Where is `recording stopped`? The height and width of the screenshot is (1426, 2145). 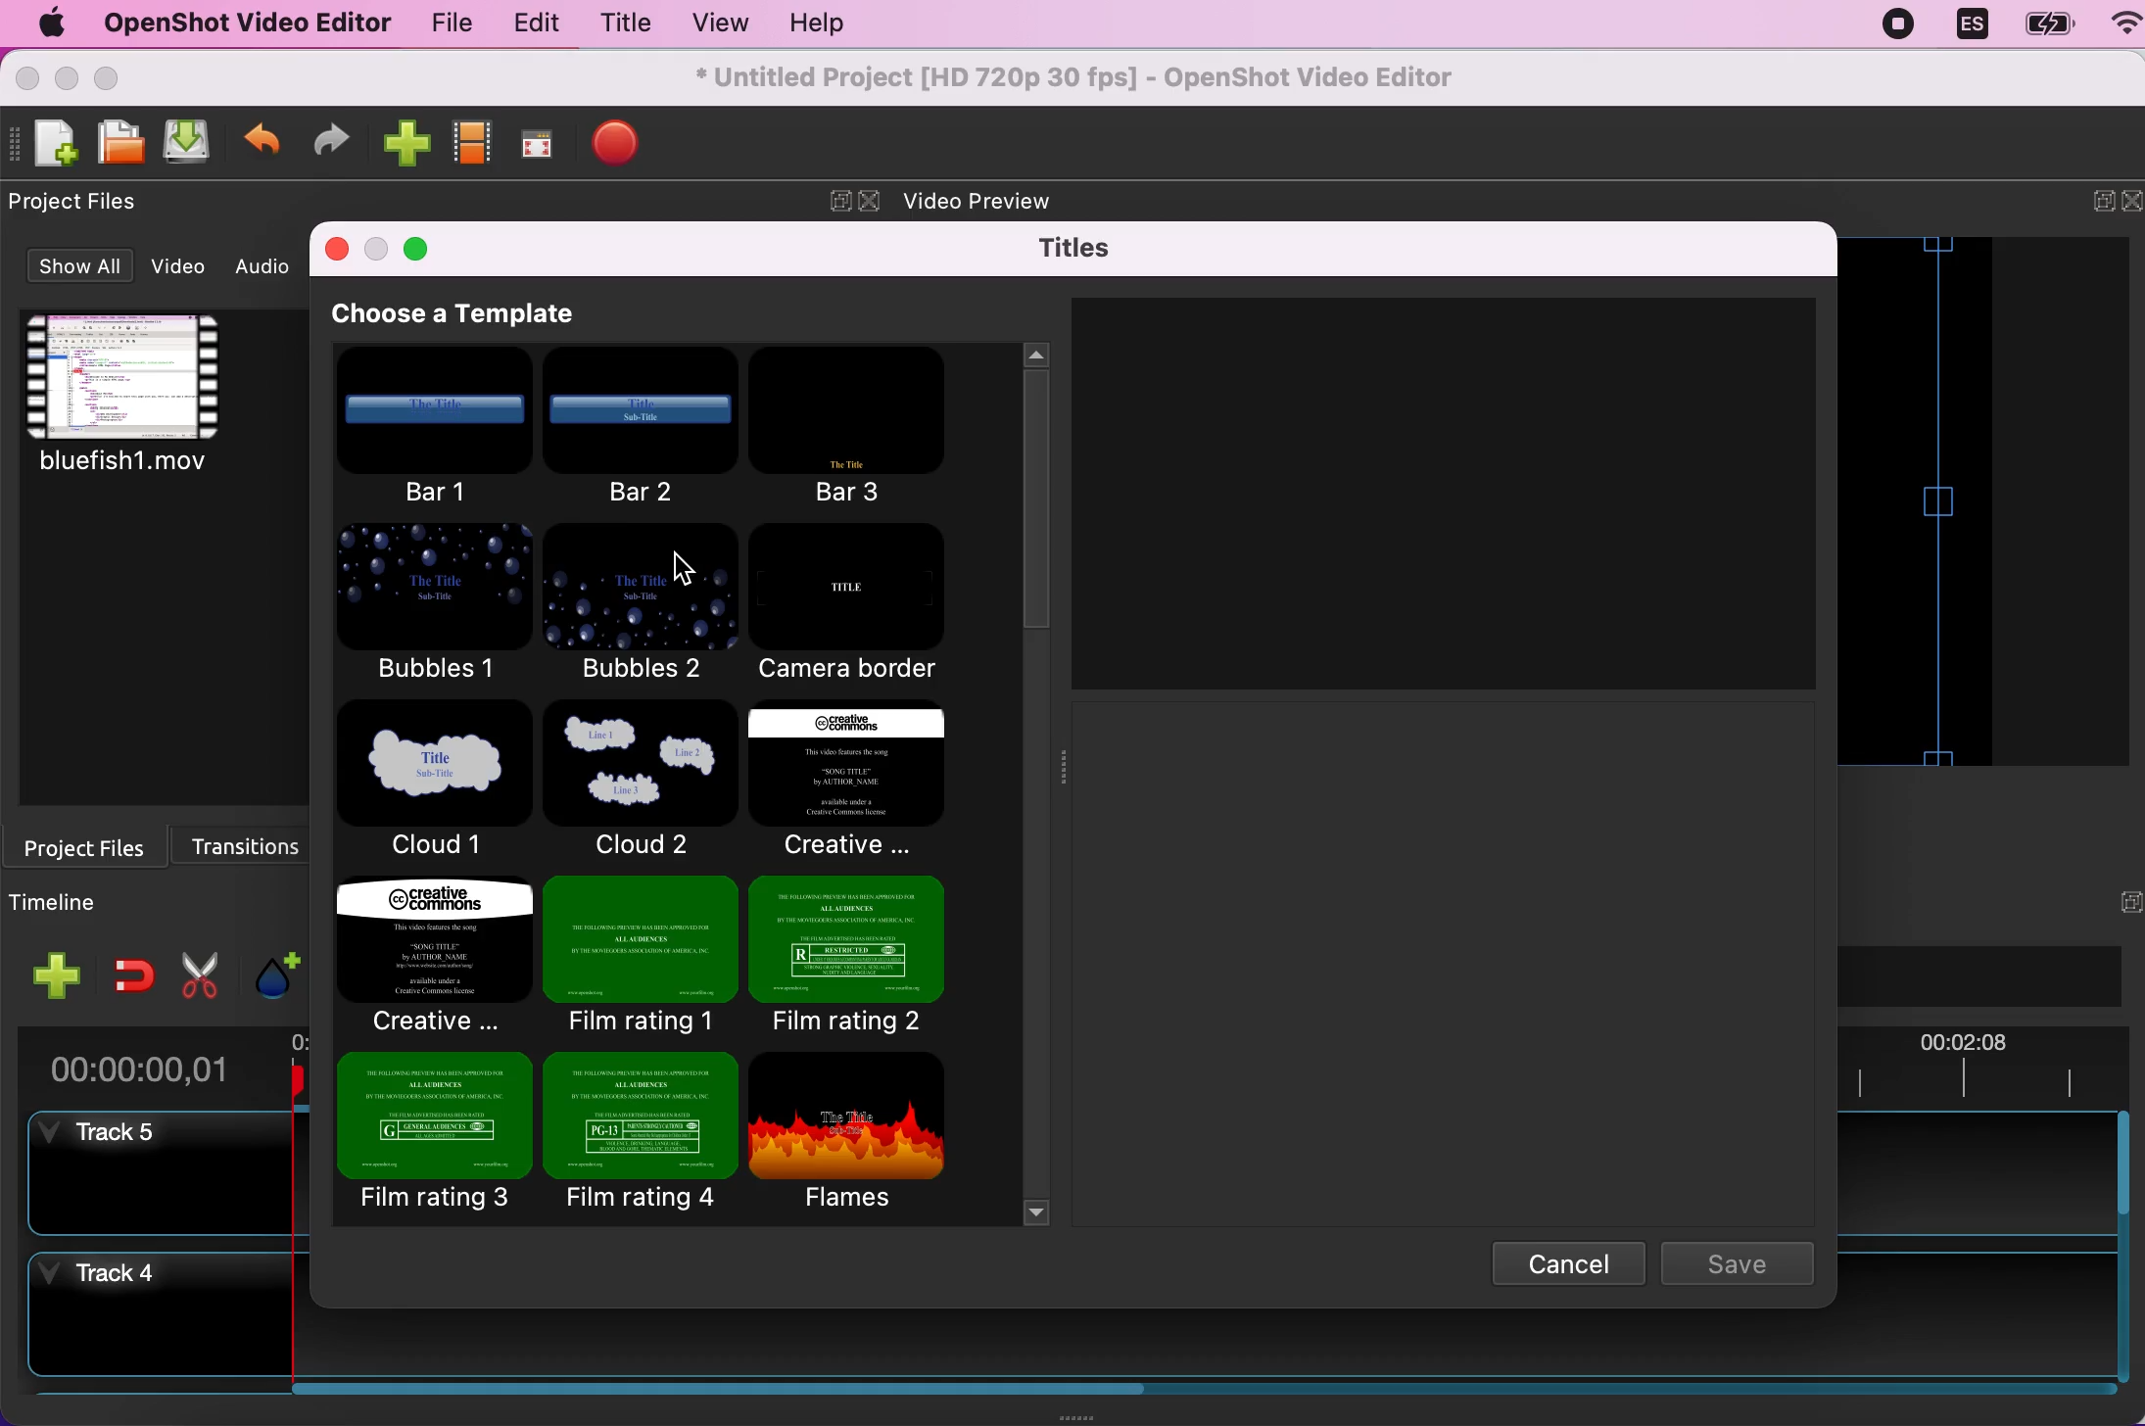
recording stopped is located at coordinates (1902, 24).